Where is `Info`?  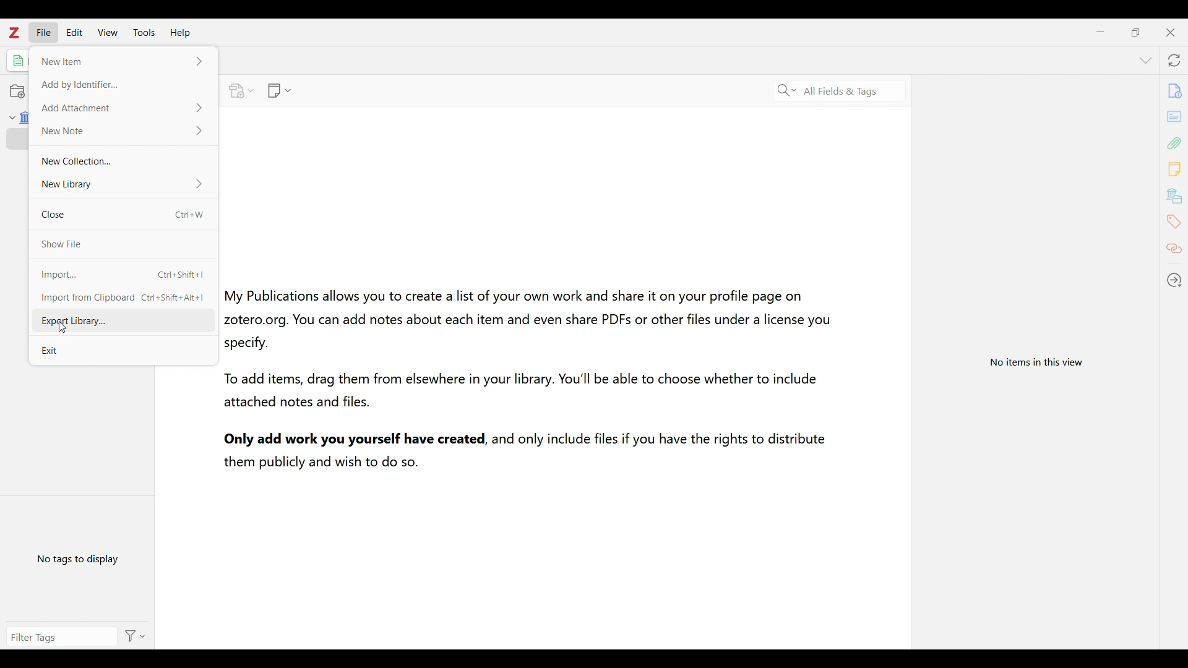
Info is located at coordinates (1175, 90).